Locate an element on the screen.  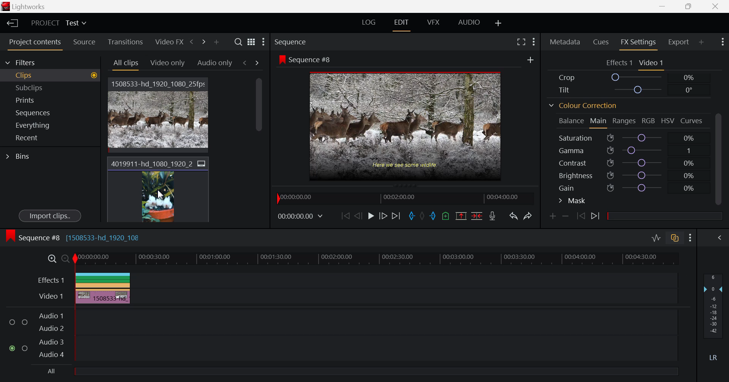
Add is located at coordinates (530, 60).